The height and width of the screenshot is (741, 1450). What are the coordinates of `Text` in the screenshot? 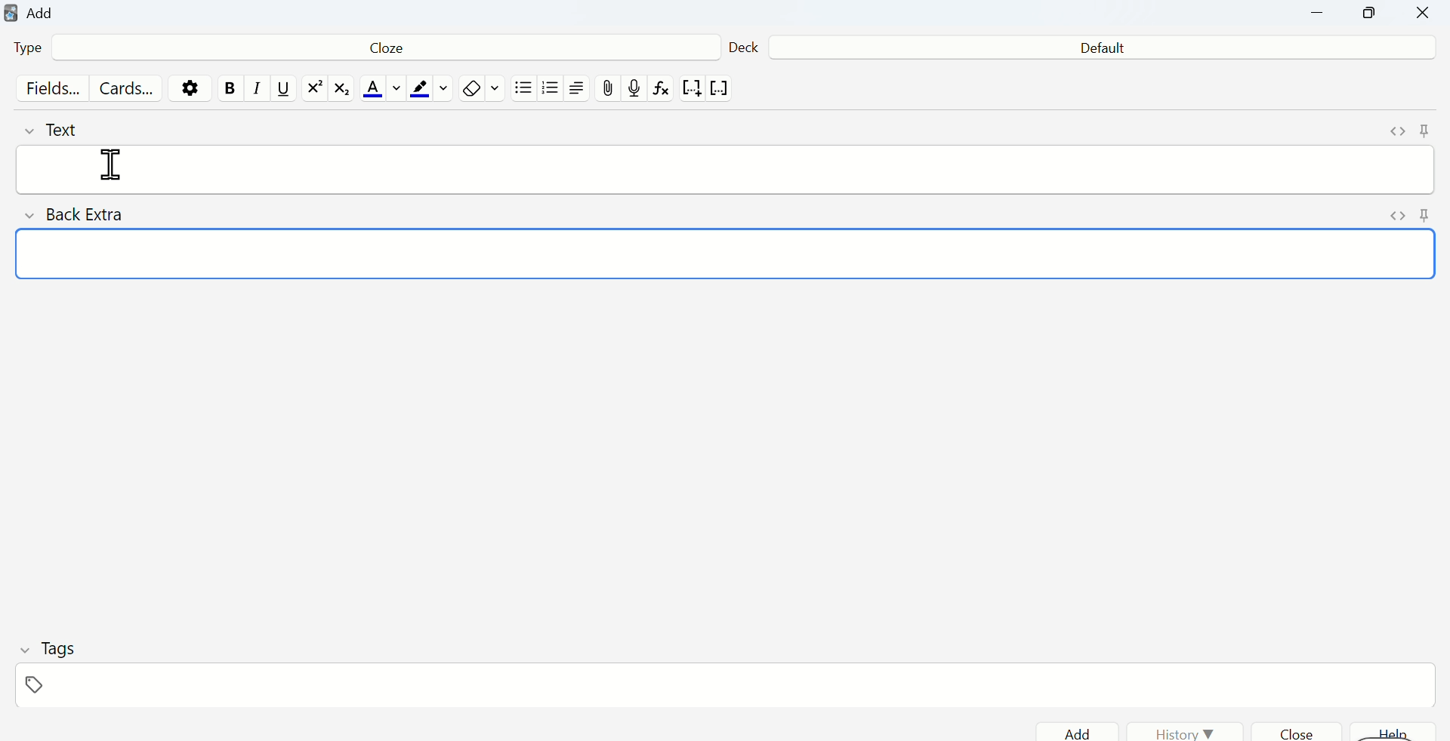 It's located at (61, 129).